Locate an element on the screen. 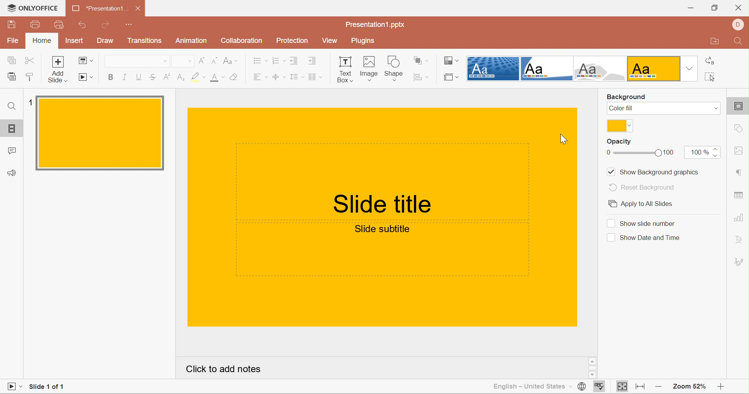 The image size is (749, 394). Drop Down is located at coordinates (164, 62).